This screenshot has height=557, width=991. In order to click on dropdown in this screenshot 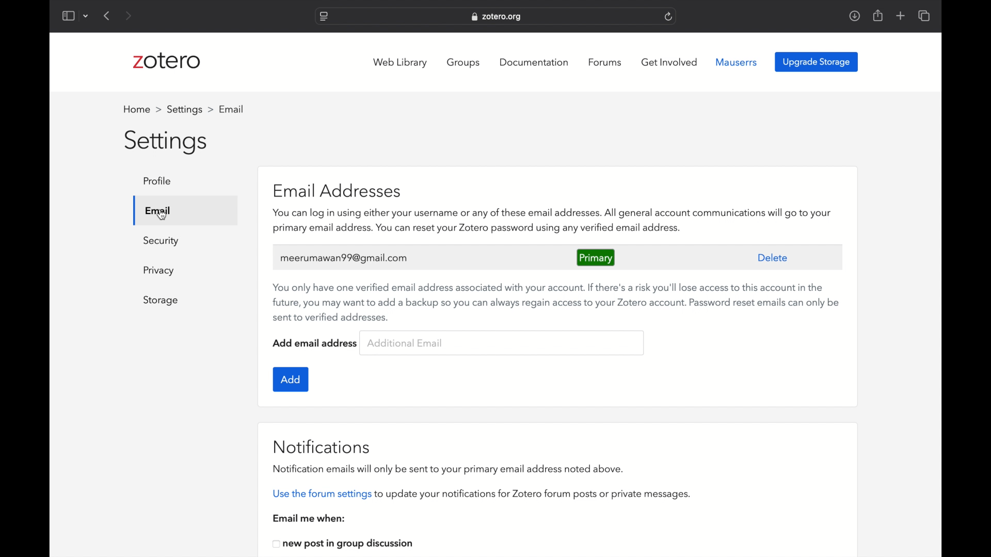, I will do `click(86, 17)`.